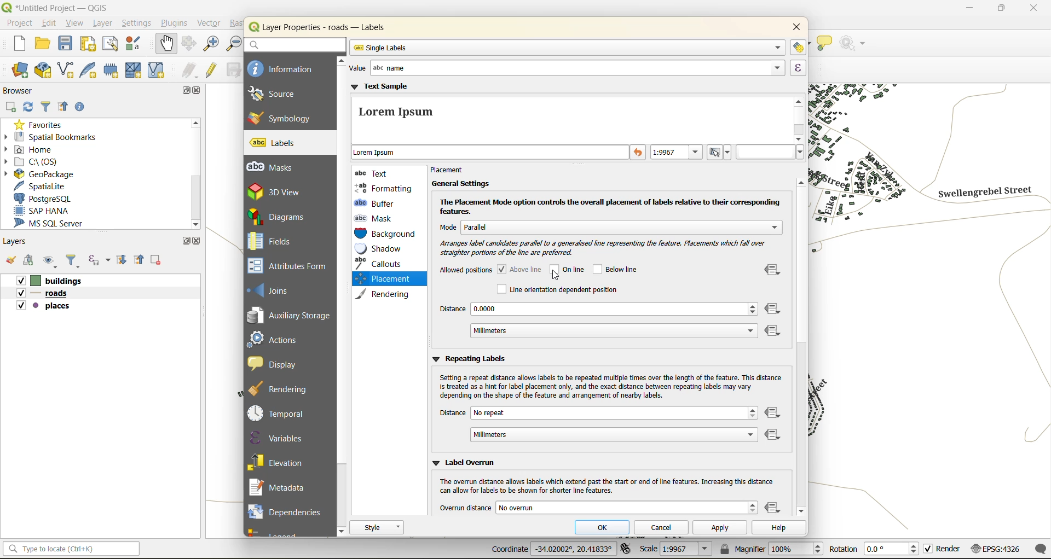 This screenshot has height=559, width=1051. I want to click on apply, so click(721, 530).